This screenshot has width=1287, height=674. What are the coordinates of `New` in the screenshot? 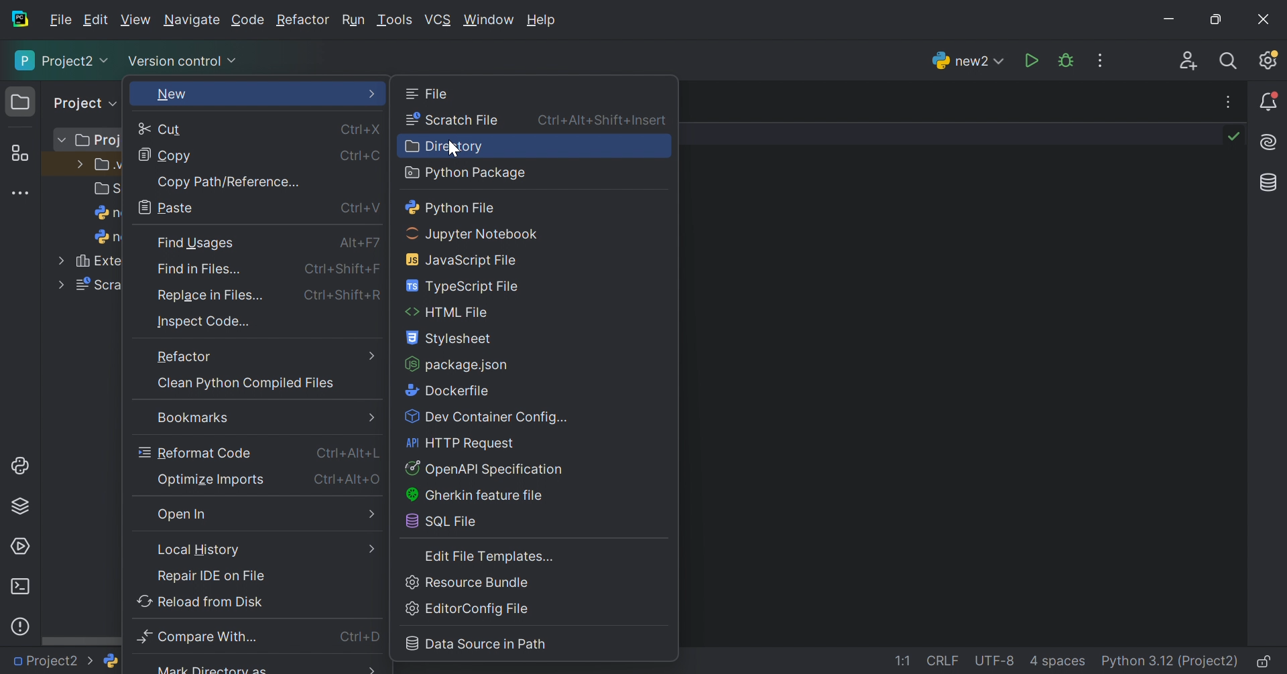 It's located at (171, 96).